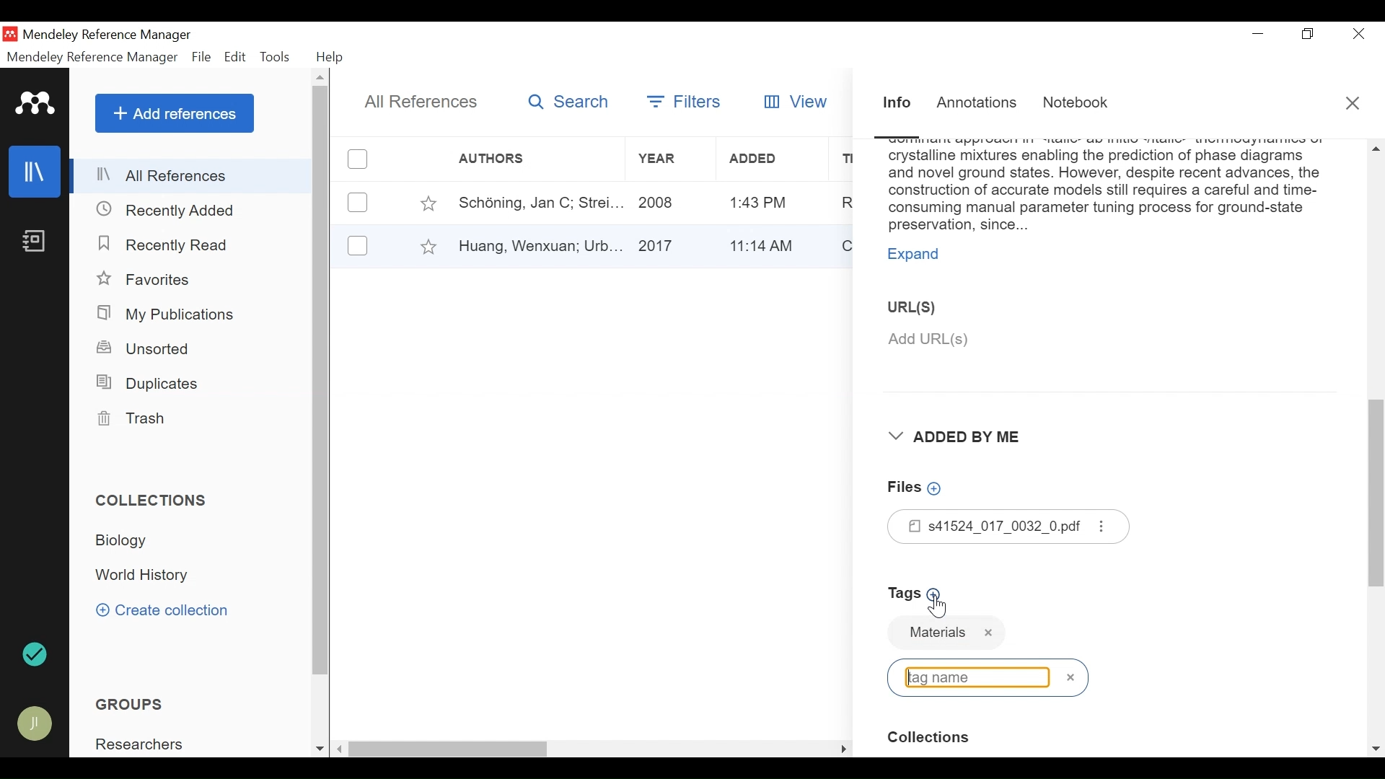 This screenshot has width=1385, height=779. Describe the element at coordinates (127, 540) in the screenshot. I see `Collection` at that location.